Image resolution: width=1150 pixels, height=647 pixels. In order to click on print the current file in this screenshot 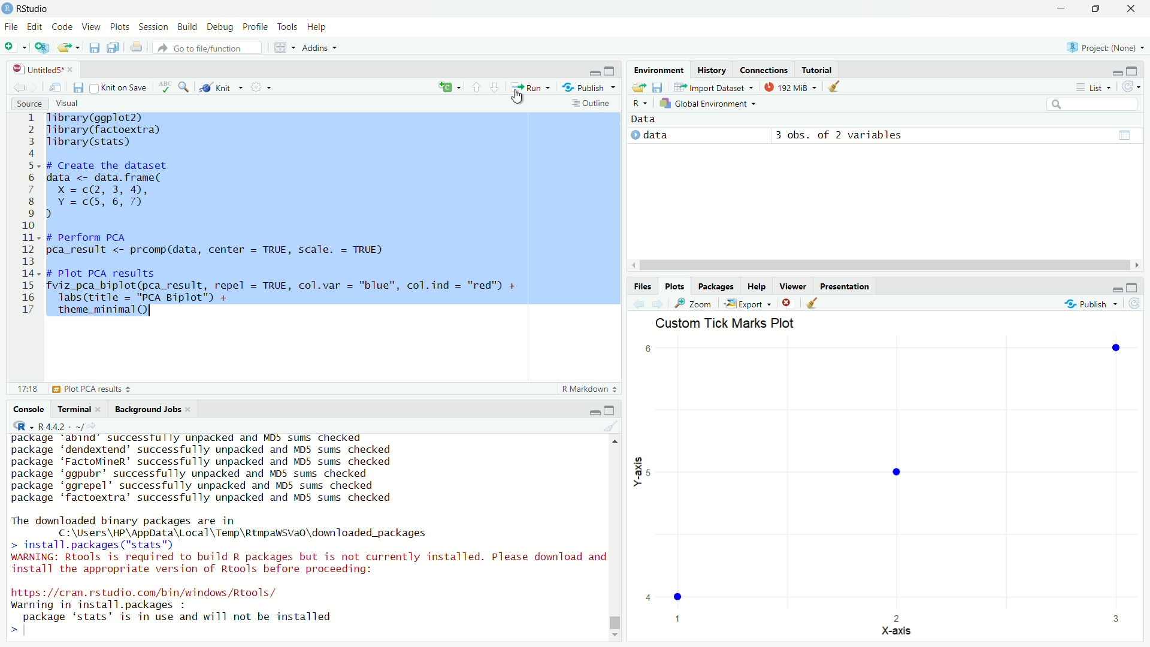, I will do `click(137, 47)`.